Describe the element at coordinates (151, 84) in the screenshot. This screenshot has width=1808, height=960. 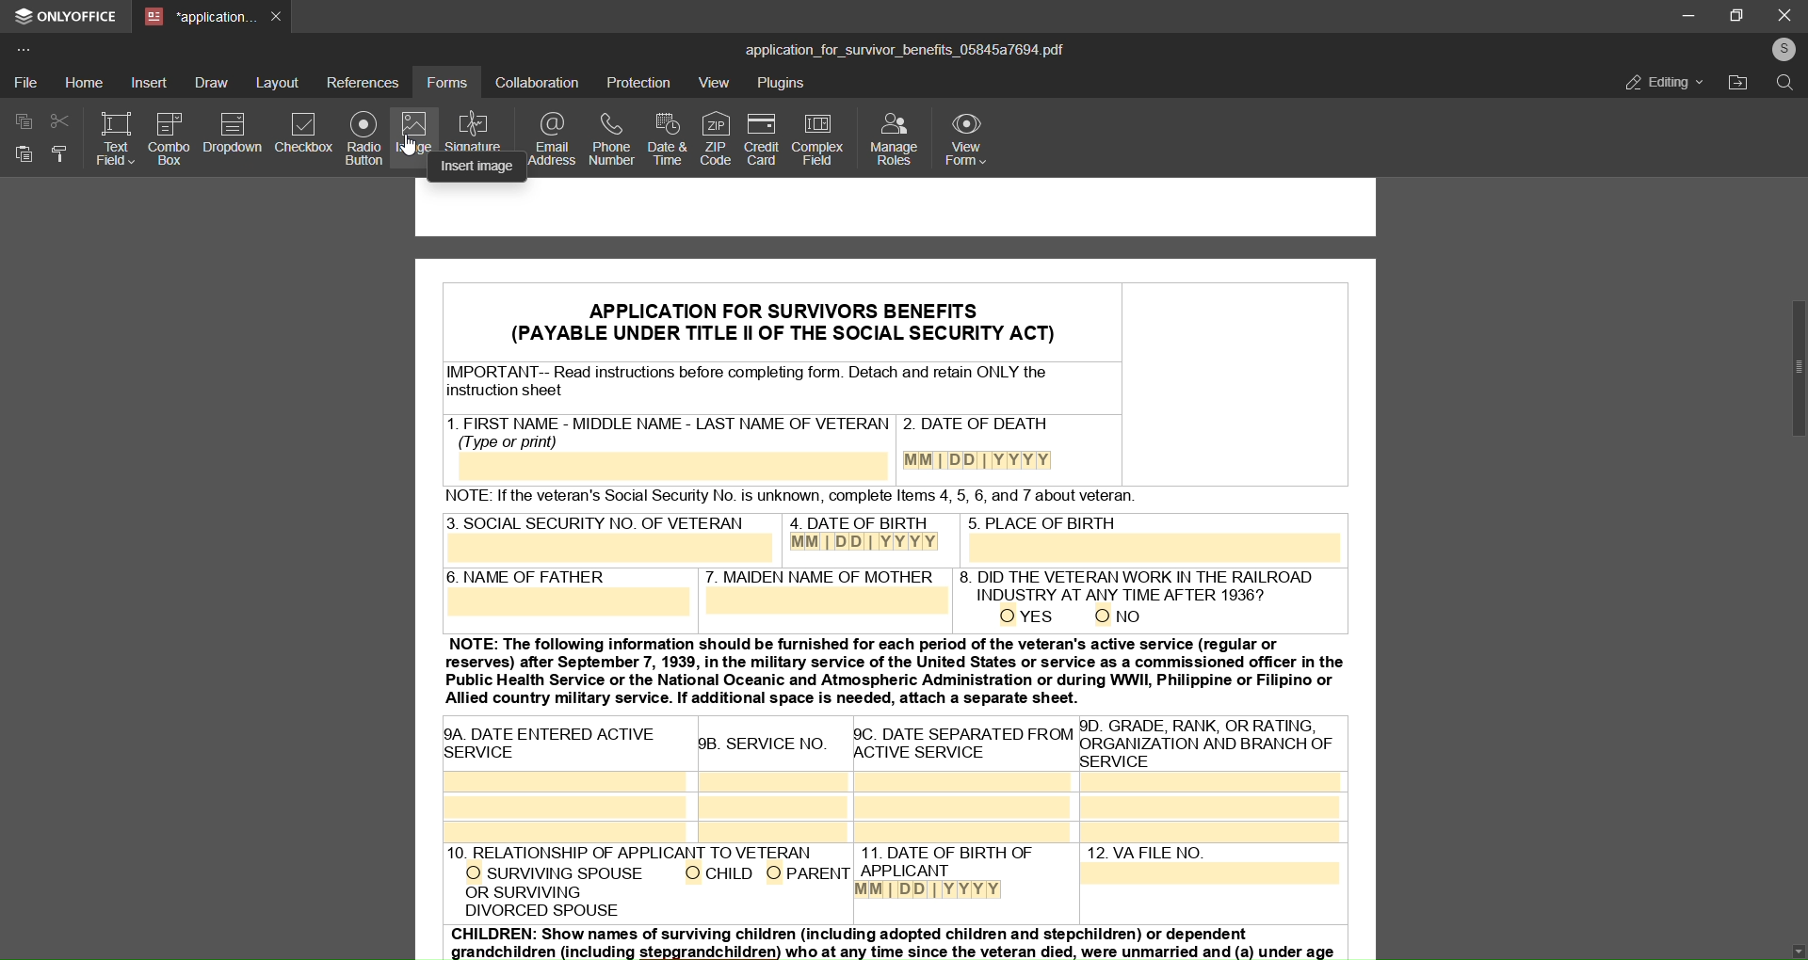
I see `insert` at that location.